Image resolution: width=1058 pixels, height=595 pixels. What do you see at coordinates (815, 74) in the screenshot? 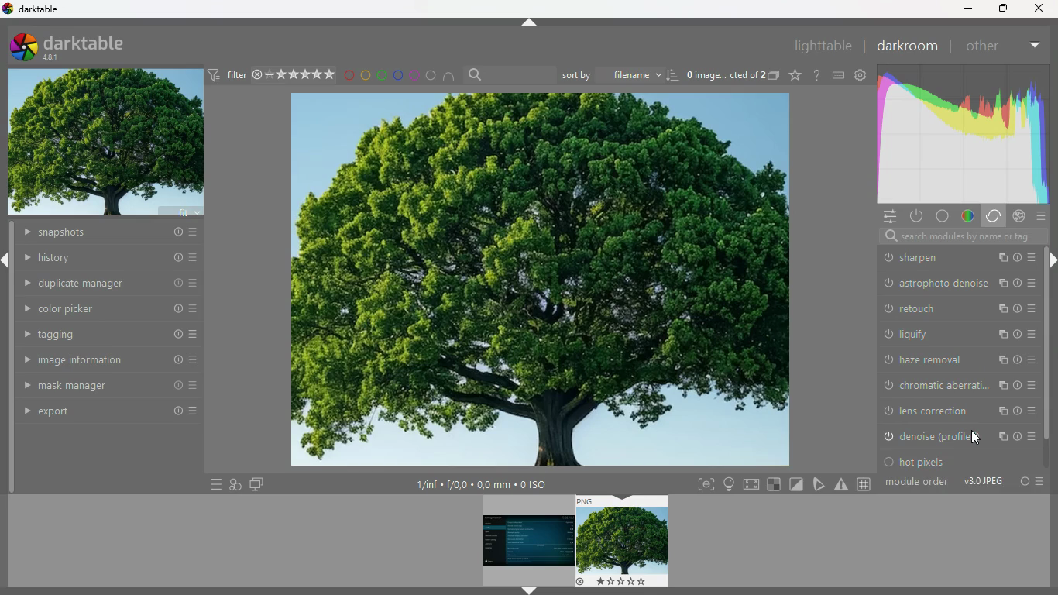
I see `doubt` at bounding box center [815, 74].